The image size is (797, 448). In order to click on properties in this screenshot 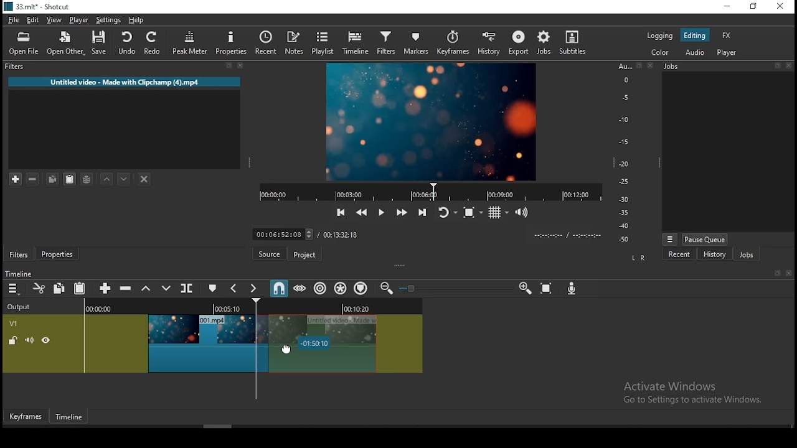, I will do `click(59, 254)`.